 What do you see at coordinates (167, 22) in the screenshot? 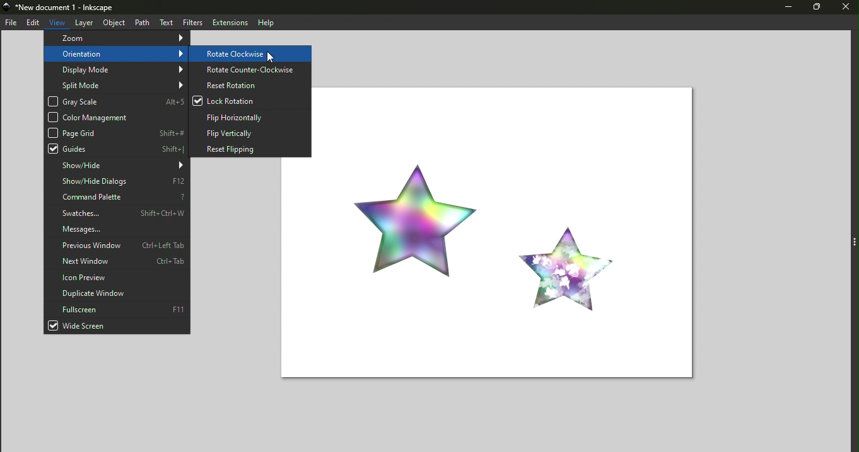
I see `Text` at bounding box center [167, 22].